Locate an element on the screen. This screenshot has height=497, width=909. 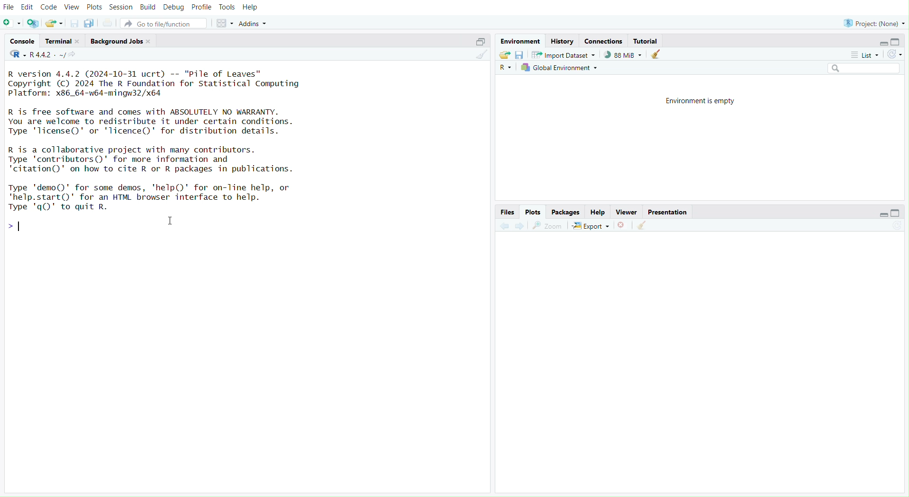
Environment is located at coordinates (519, 41).